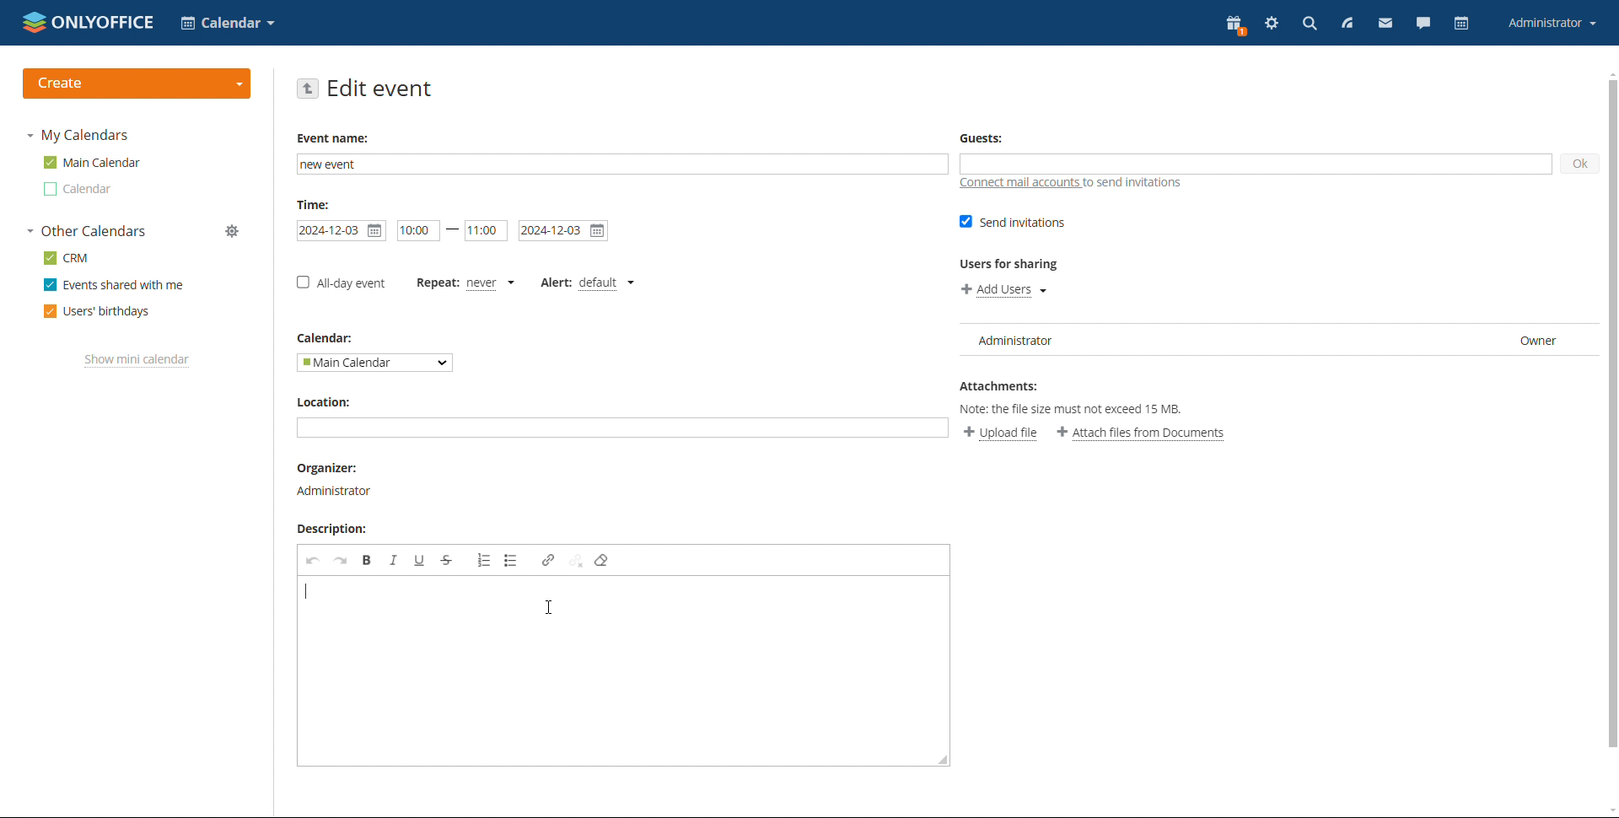 The image size is (1619, 818). What do you see at coordinates (465, 285) in the screenshot?
I see `set repetition` at bounding box center [465, 285].